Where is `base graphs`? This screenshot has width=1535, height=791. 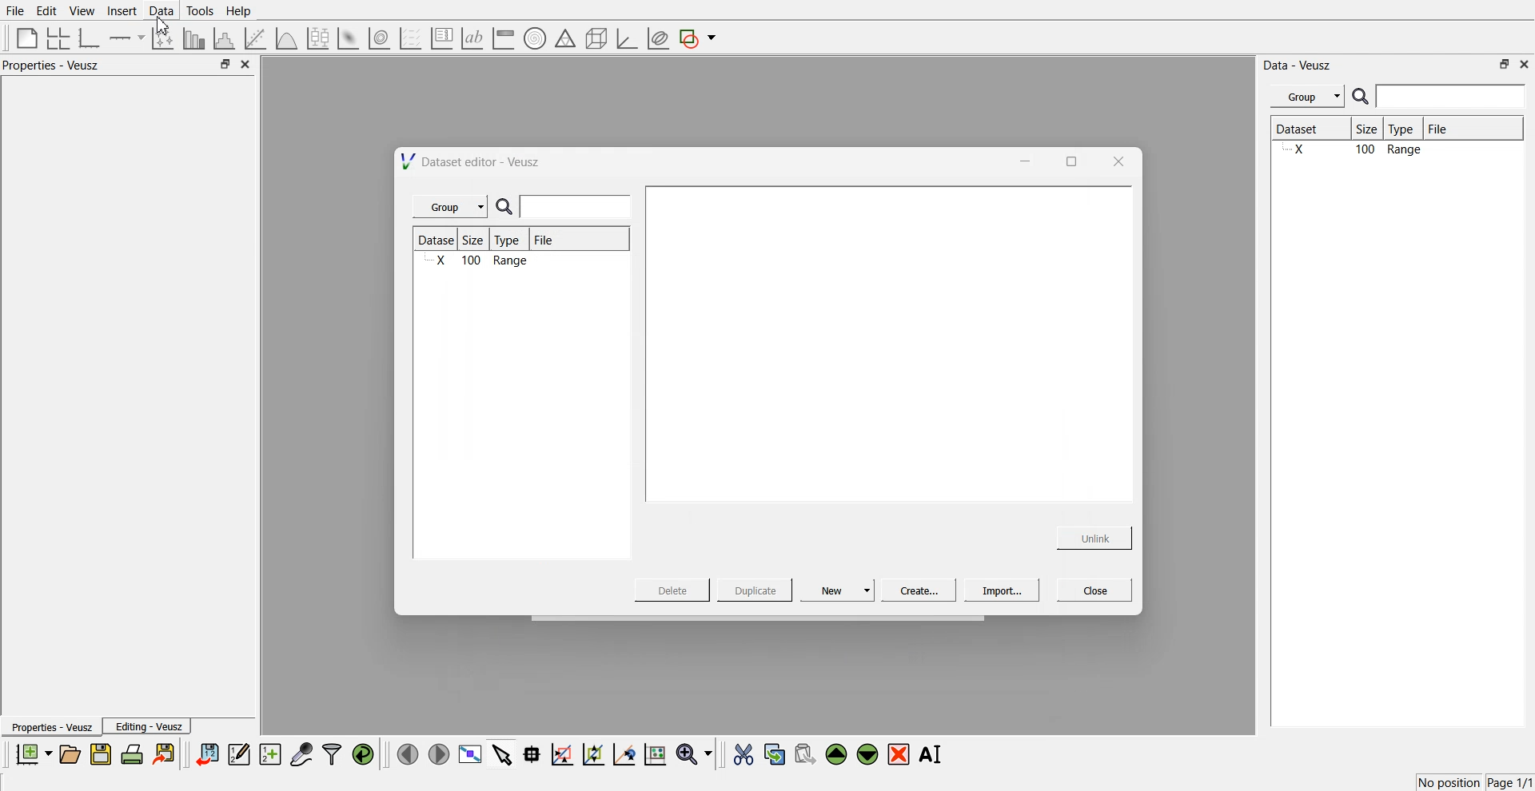
base graphs is located at coordinates (90, 38).